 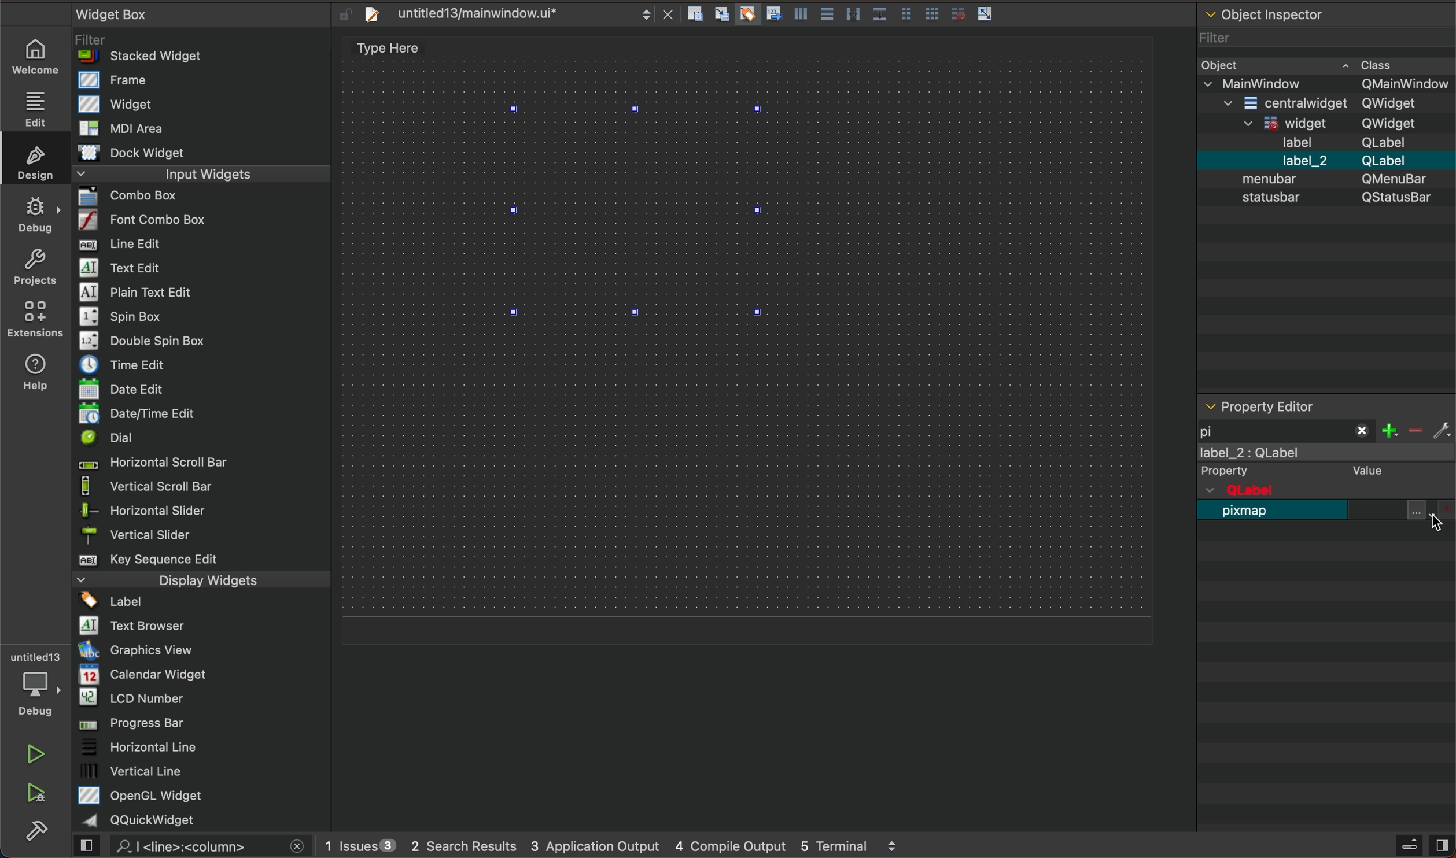 What do you see at coordinates (36, 56) in the screenshot?
I see `welcome` at bounding box center [36, 56].